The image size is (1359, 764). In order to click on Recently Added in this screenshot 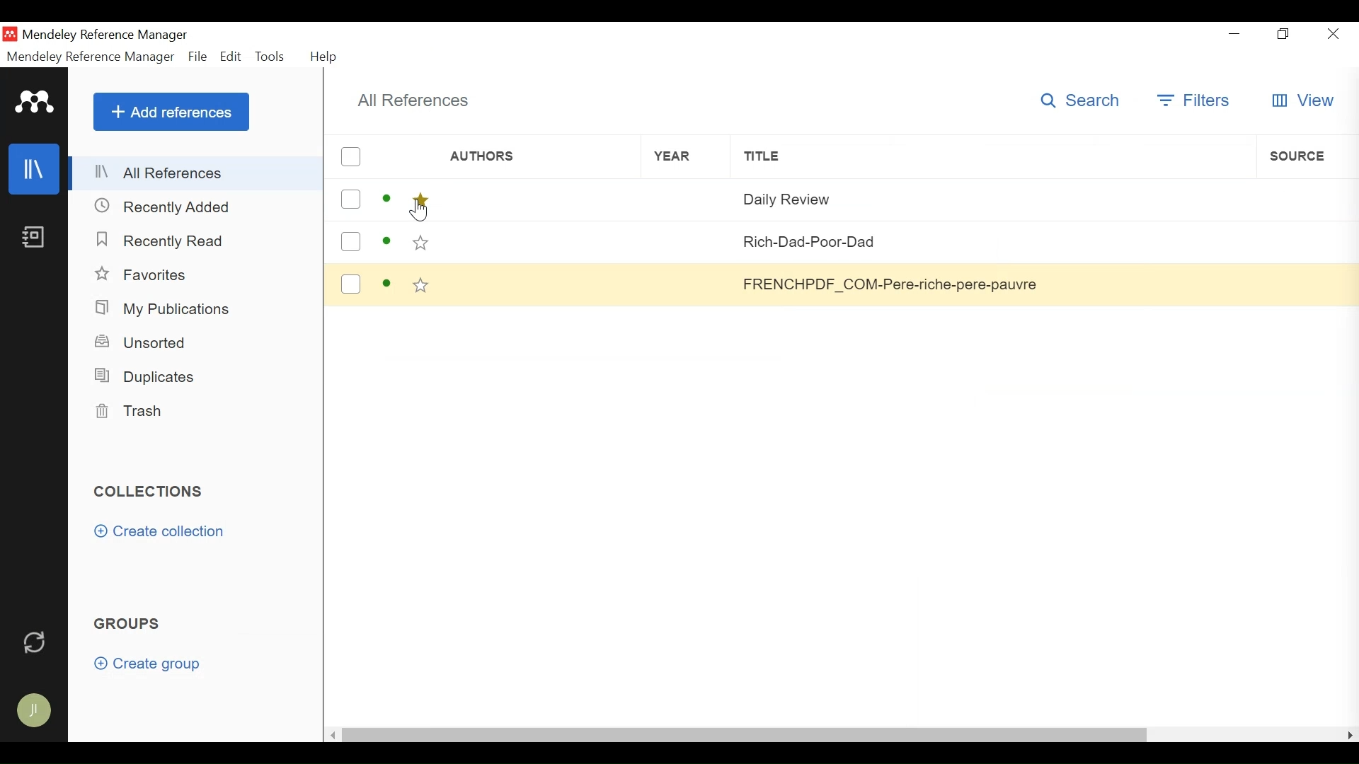, I will do `click(172, 207)`.